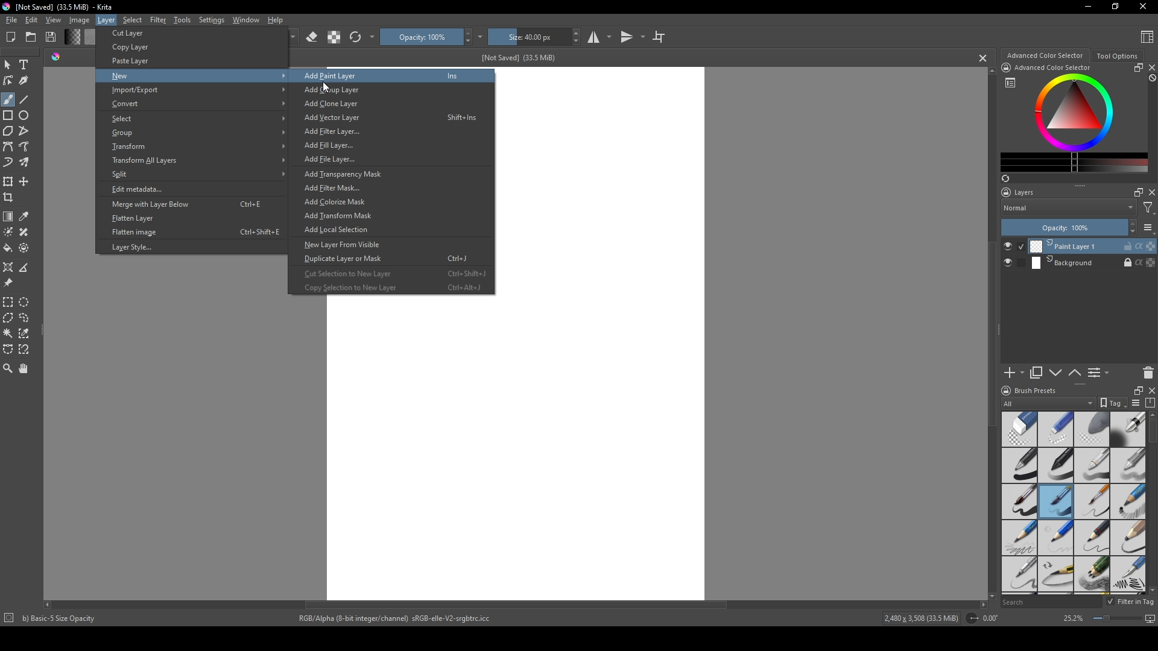 This screenshot has height=651, width=1158. I want to click on Add Vector Layer, so click(393, 118).